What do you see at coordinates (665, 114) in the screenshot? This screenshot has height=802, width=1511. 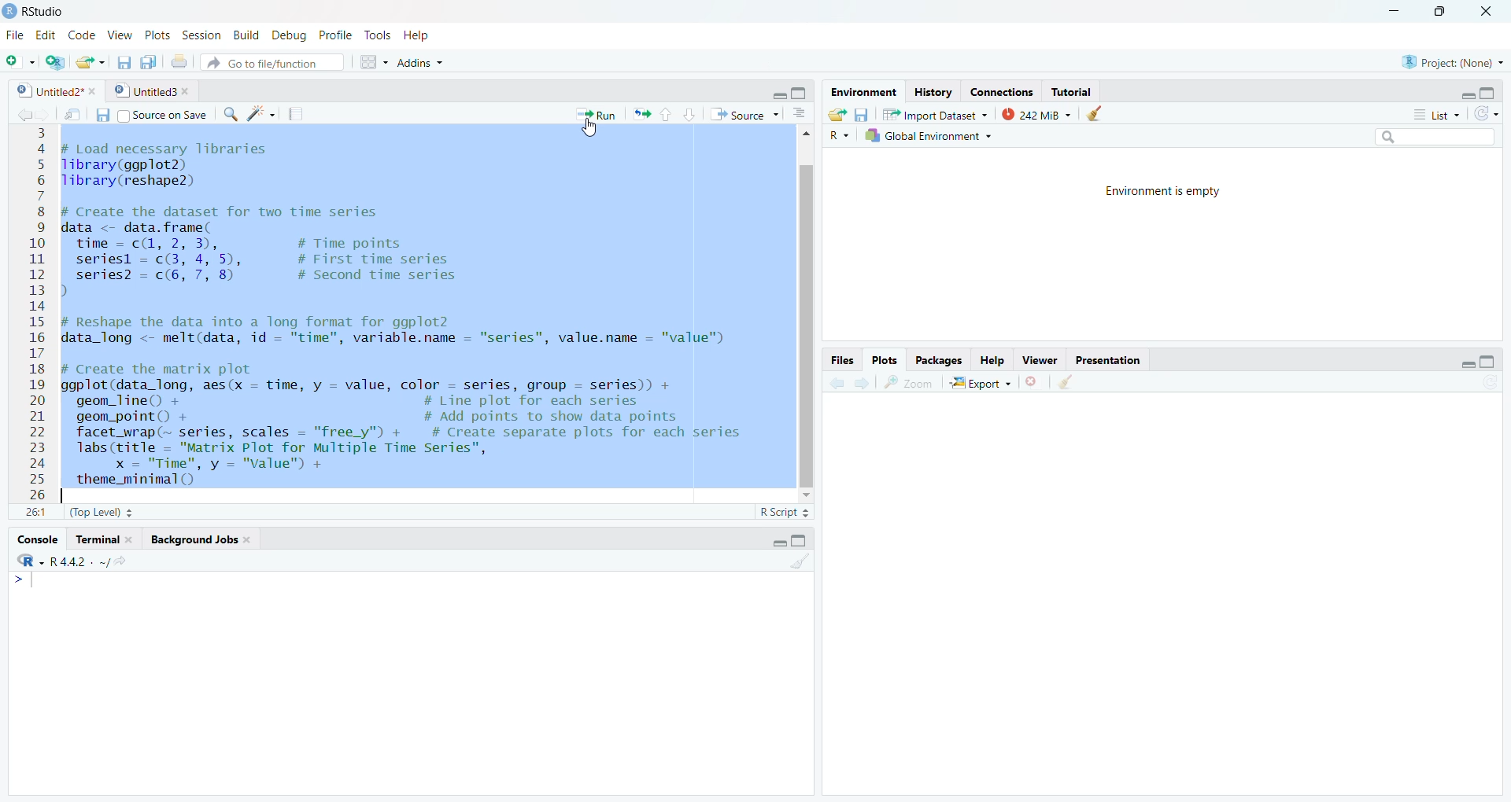 I see `up` at bounding box center [665, 114].